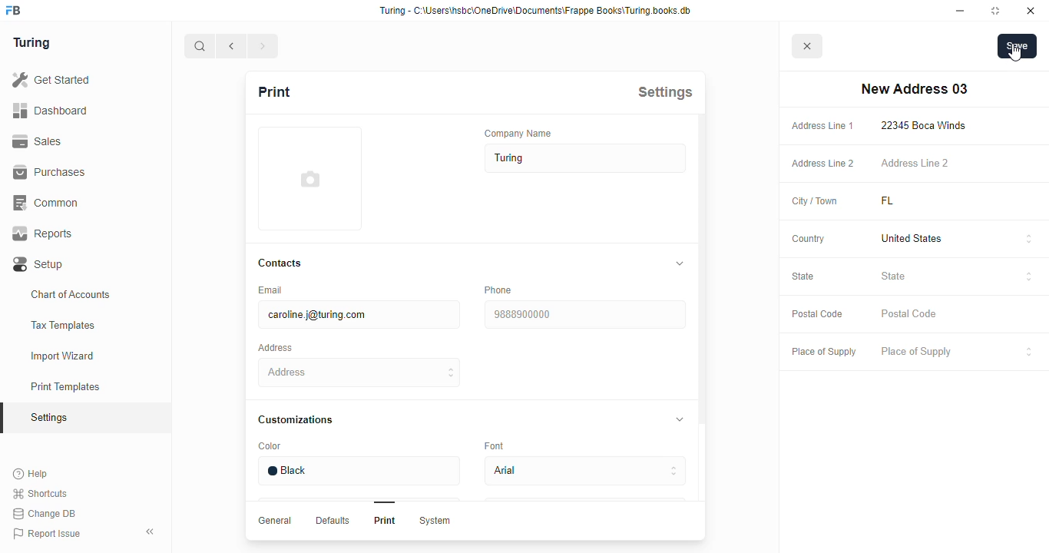 The height and width of the screenshot is (553, 1049). What do you see at coordinates (39, 265) in the screenshot?
I see `setup` at bounding box center [39, 265].